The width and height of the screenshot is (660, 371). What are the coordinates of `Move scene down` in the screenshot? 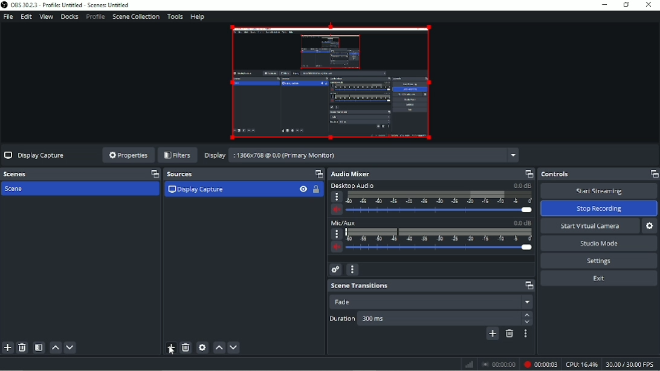 It's located at (70, 349).